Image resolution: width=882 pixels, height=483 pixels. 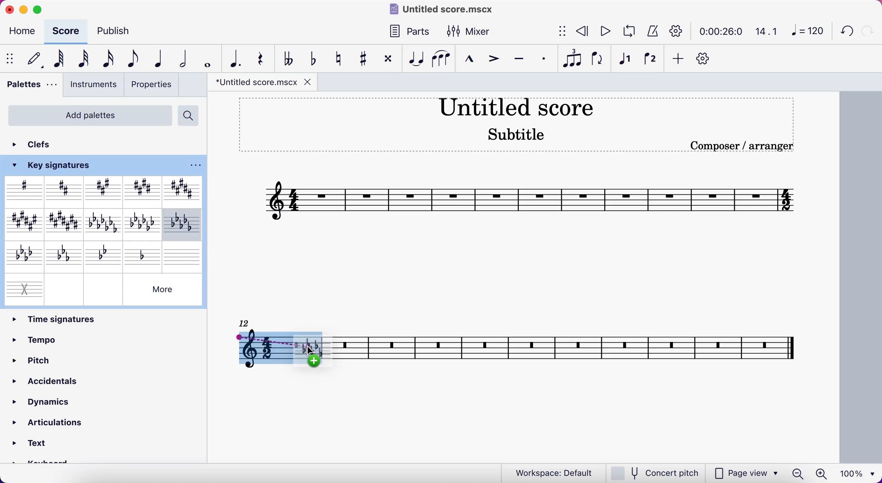 I want to click on 16th note, so click(x=109, y=60).